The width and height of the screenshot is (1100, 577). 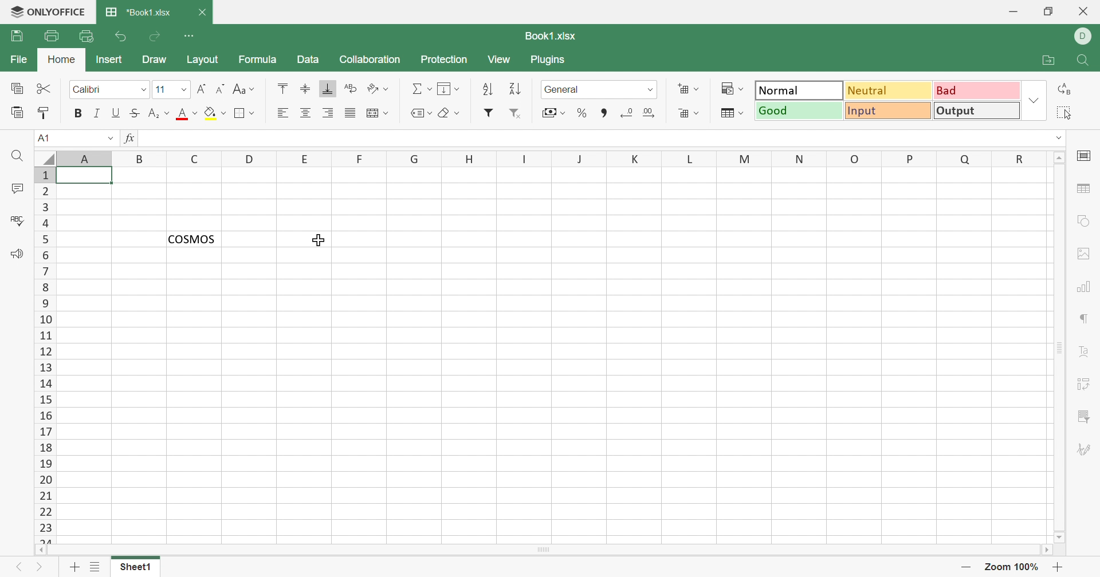 What do you see at coordinates (138, 13) in the screenshot?
I see `Book1.xlsx` at bounding box center [138, 13].